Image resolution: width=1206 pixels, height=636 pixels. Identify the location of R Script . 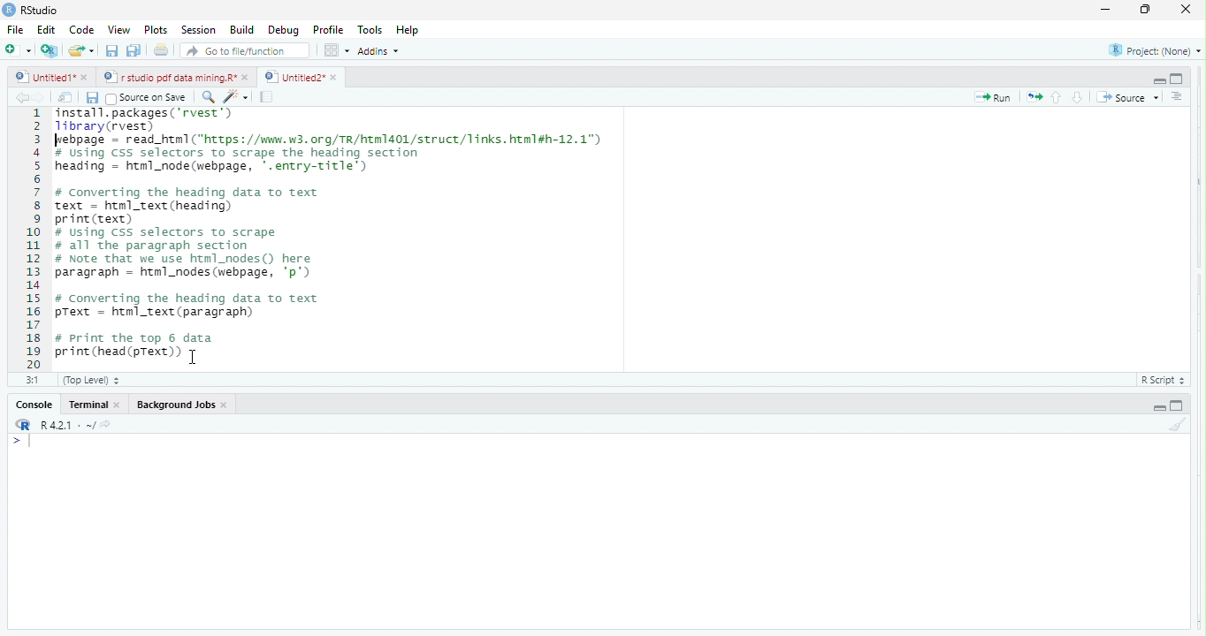
(1160, 381).